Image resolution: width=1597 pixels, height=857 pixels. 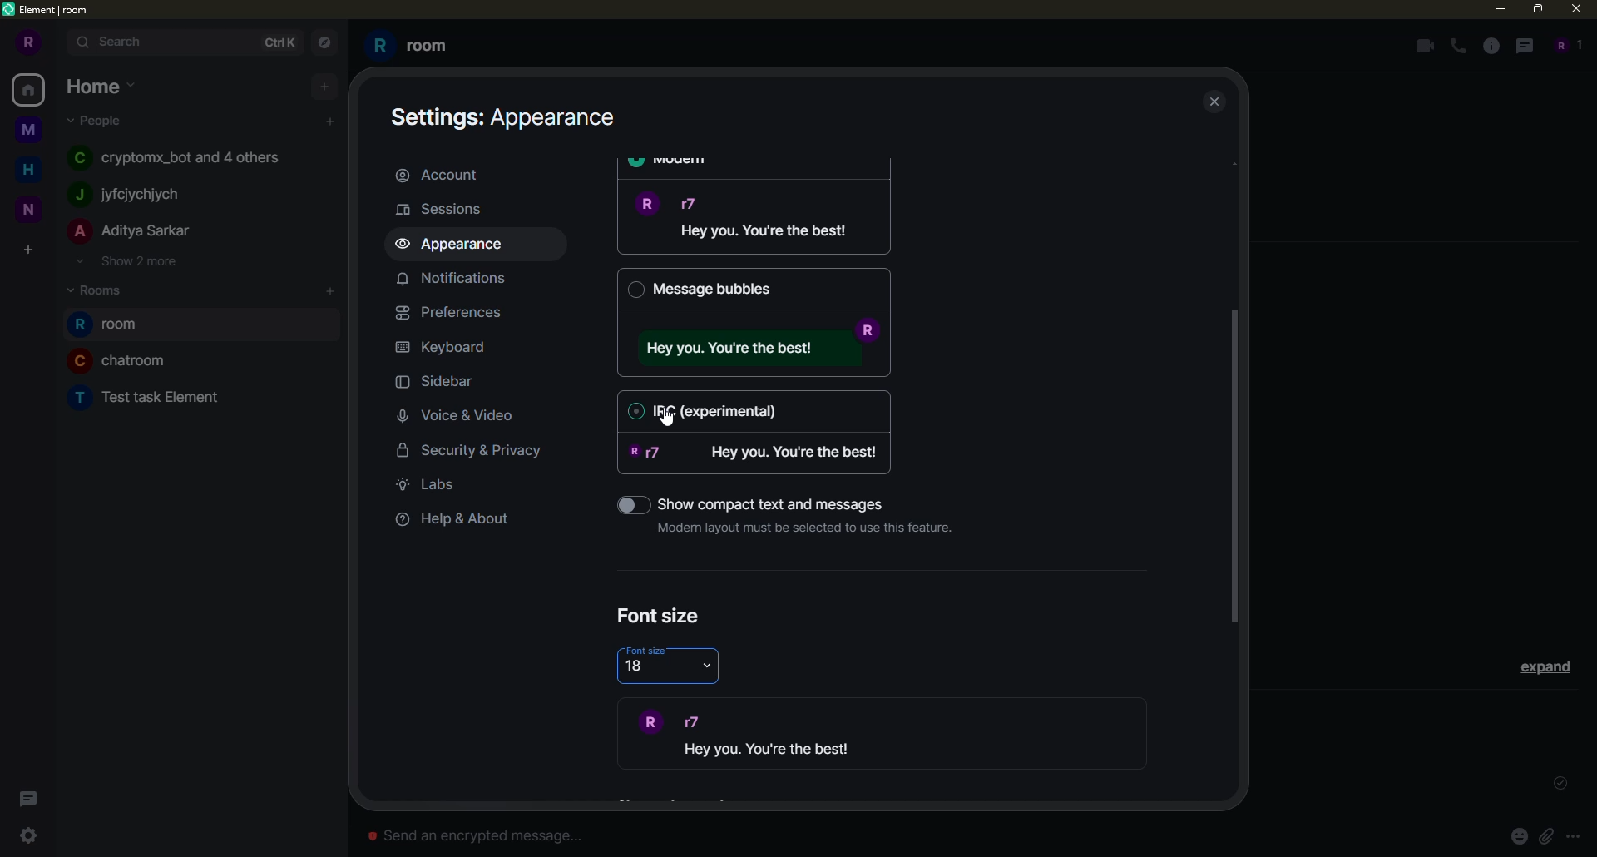 I want to click on  Send an encrypted message..., so click(x=463, y=836).